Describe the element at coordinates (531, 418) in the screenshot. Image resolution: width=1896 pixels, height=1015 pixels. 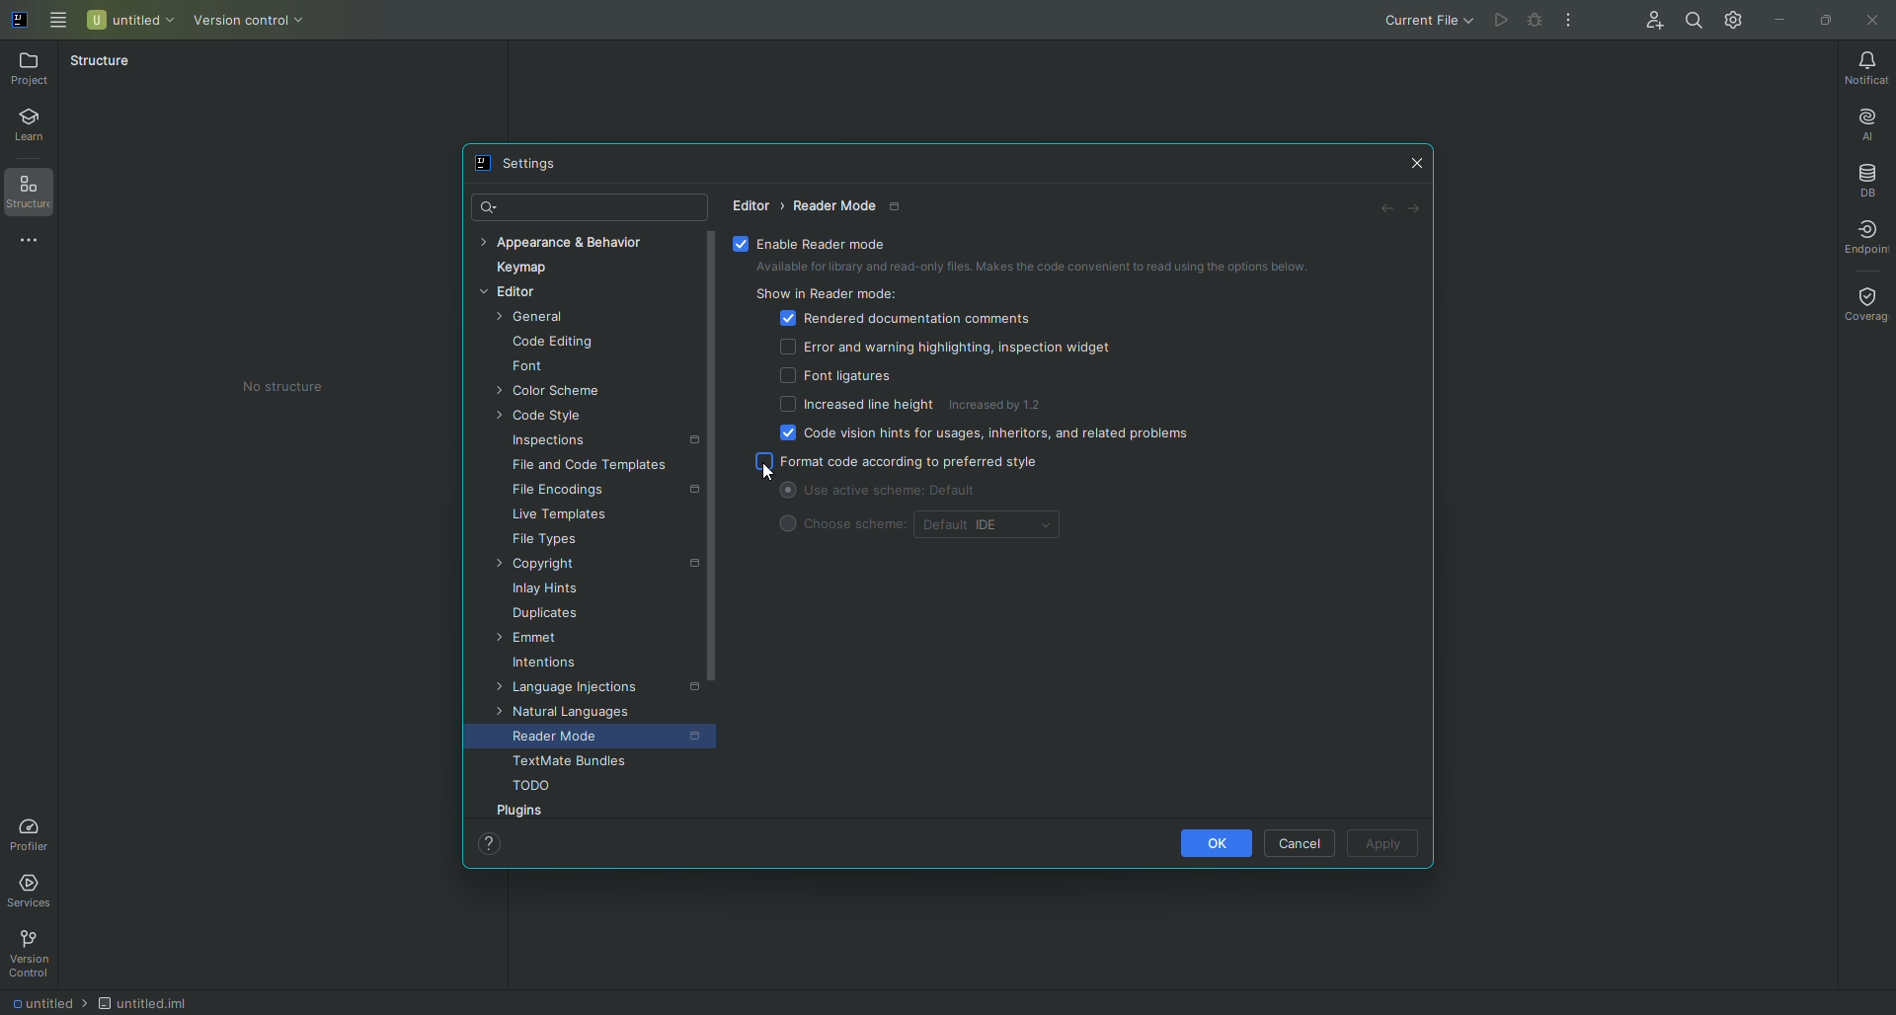
I see `Code style` at that location.